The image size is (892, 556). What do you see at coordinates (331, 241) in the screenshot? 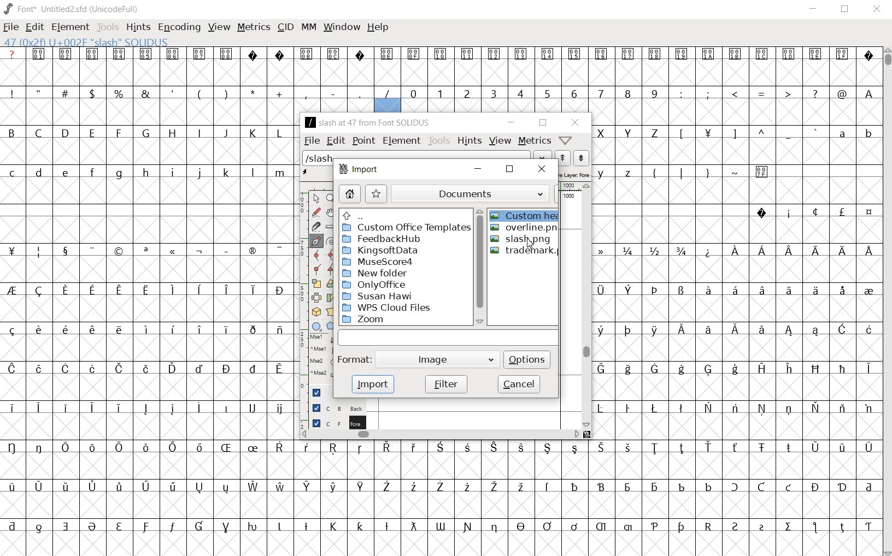
I see `change whether spiro is active or not` at bounding box center [331, 241].